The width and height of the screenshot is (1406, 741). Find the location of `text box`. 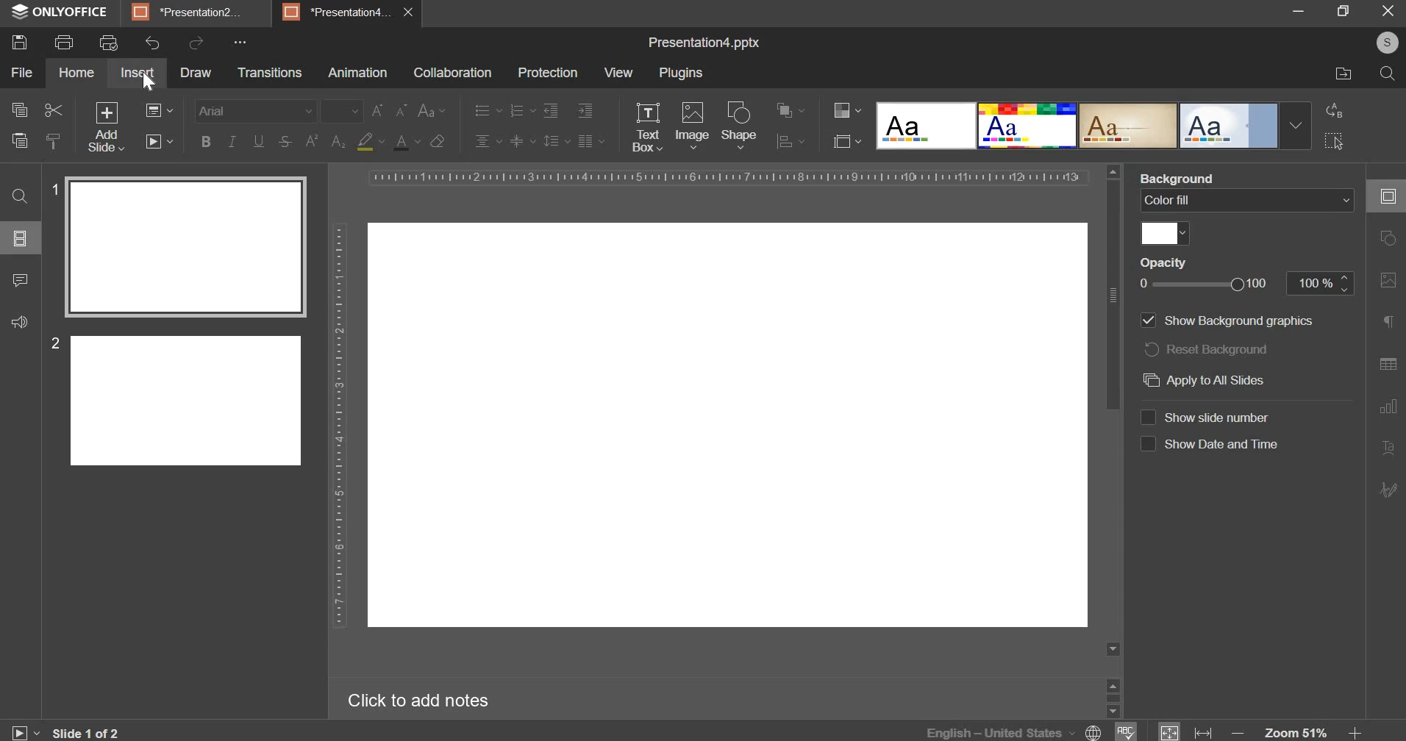

text box is located at coordinates (647, 127).